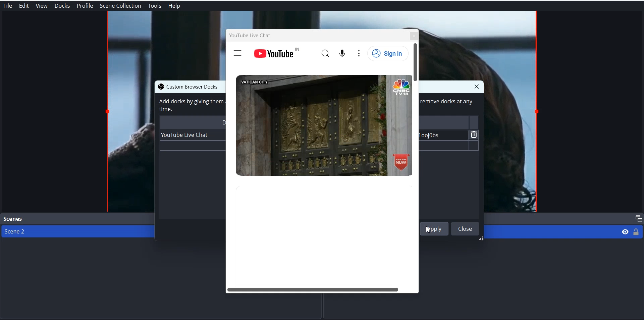 This screenshot has height=320, width=644. What do you see at coordinates (85, 6) in the screenshot?
I see `Profile` at bounding box center [85, 6].